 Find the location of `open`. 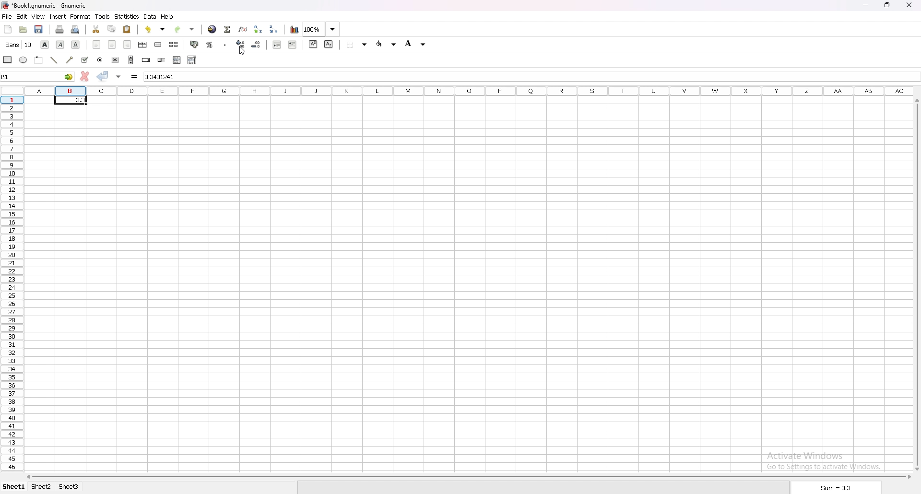

open is located at coordinates (24, 29).